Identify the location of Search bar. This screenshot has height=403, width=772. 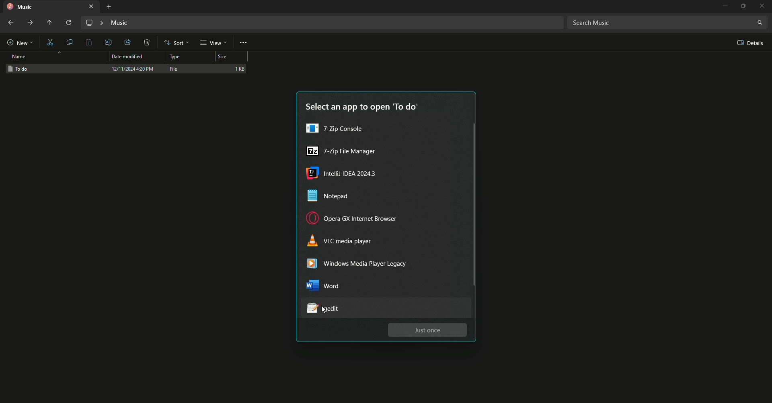
(666, 22).